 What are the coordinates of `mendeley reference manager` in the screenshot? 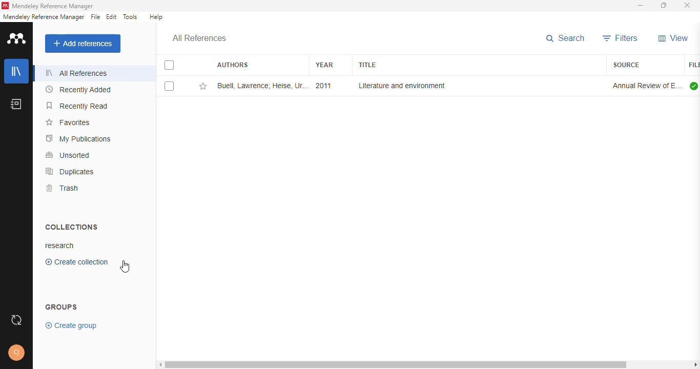 It's located at (44, 17).